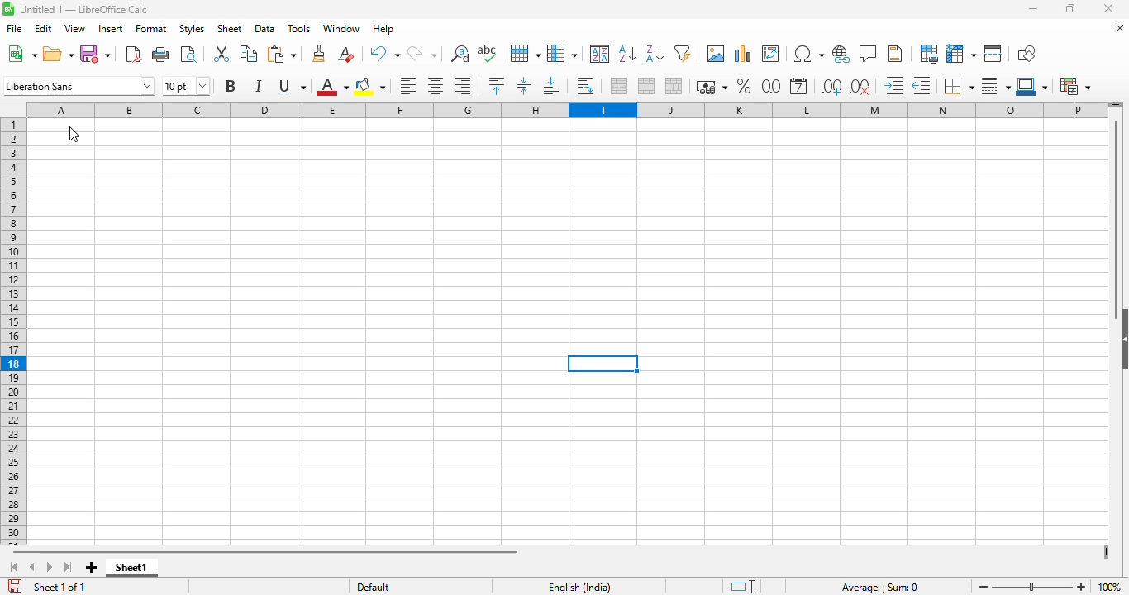 The image size is (1129, 595). What do you see at coordinates (771, 54) in the screenshot?
I see `insert or edit pivot table` at bounding box center [771, 54].